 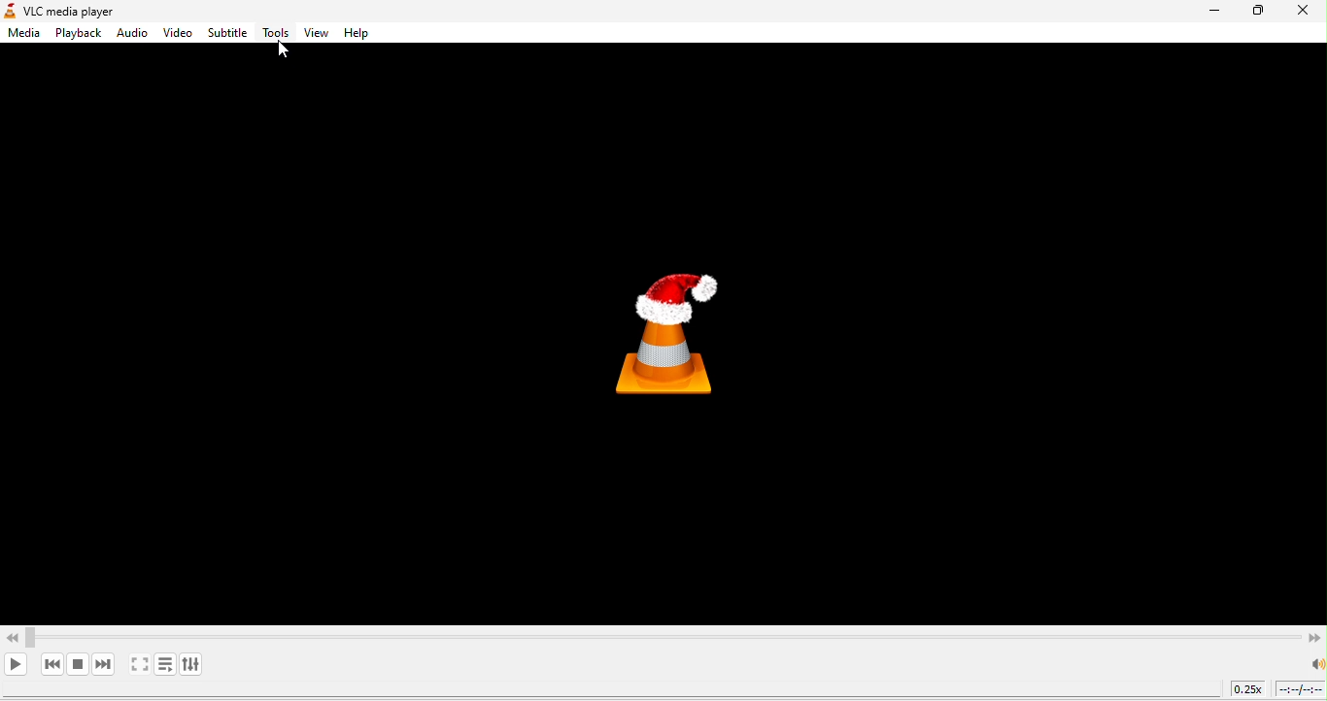 What do you see at coordinates (166, 664) in the screenshot?
I see `toggle playlist` at bounding box center [166, 664].